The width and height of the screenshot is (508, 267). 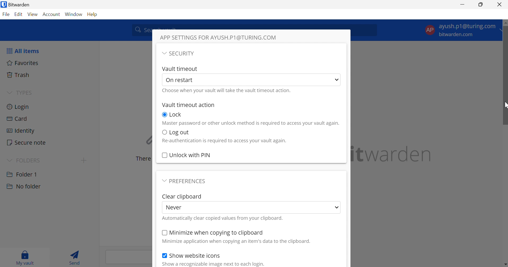 What do you see at coordinates (9, 160) in the screenshot?
I see `Drop Down` at bounding box center [9, 160].